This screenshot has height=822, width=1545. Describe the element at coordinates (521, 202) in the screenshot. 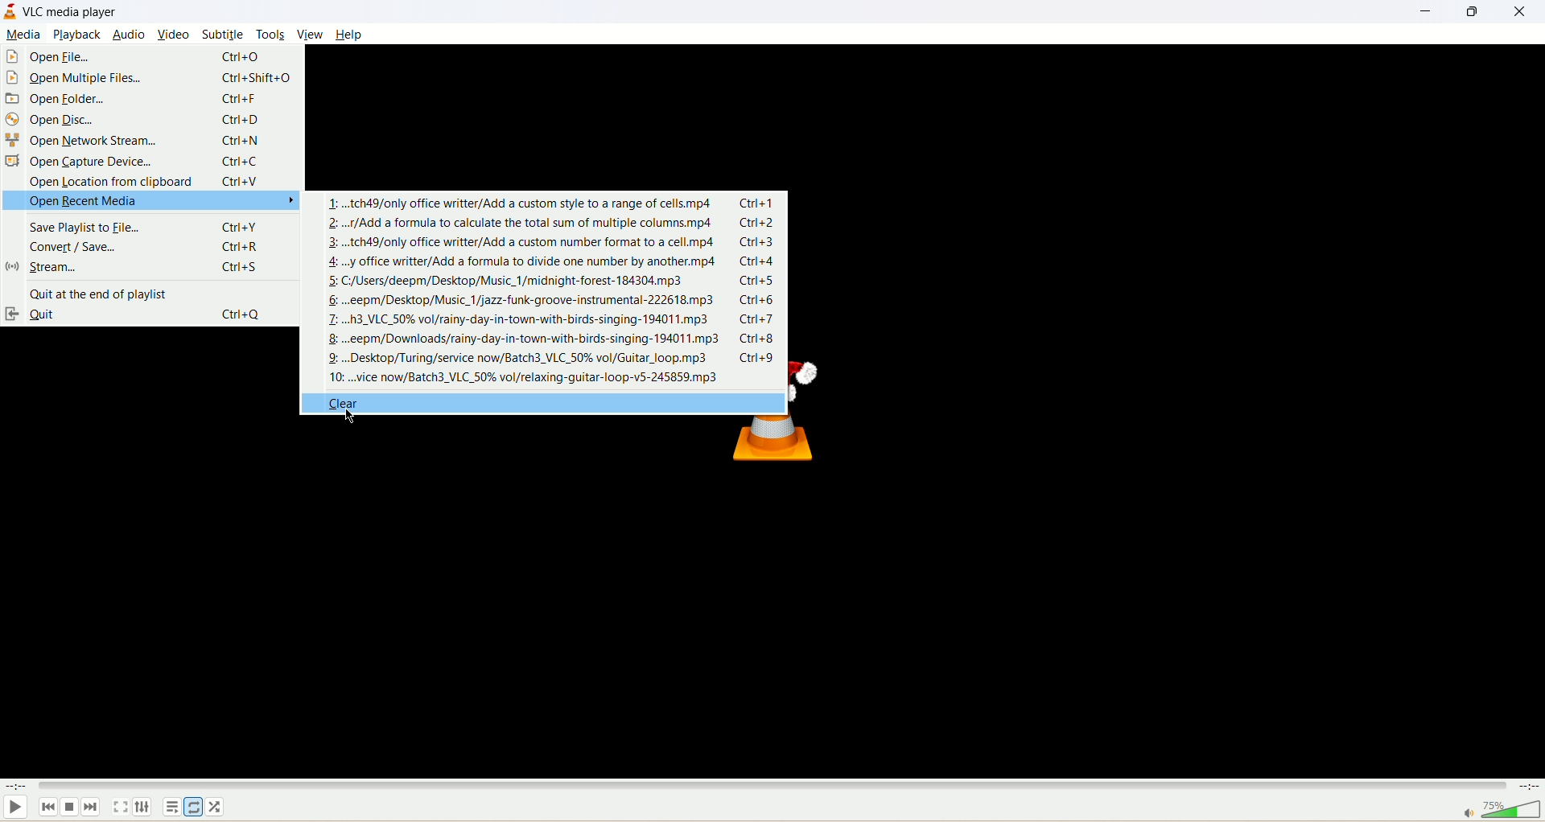

I see `RRR,
1: ...tch49/only office writter/Add a custom style to a range of cells.mp4` at that location.